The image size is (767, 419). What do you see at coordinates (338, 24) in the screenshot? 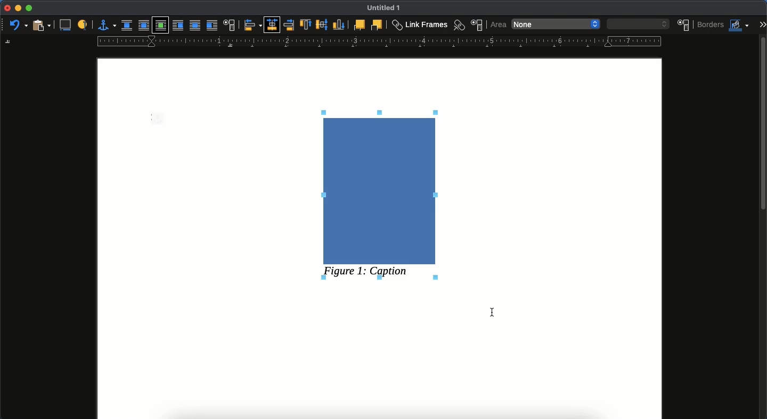
I see `bottom to anchor` at bounding box center [338, 24].